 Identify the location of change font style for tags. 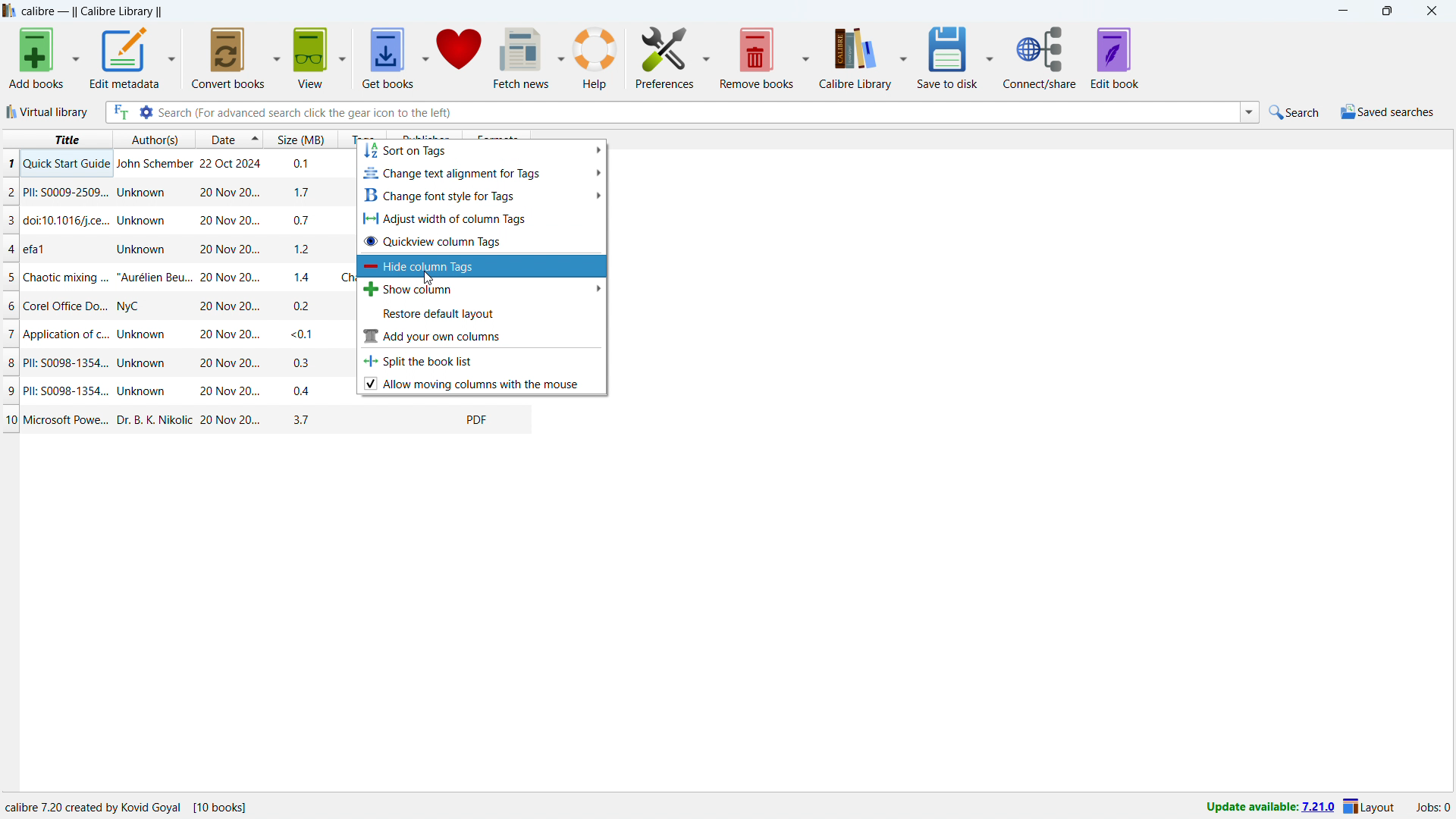
(482, 194).